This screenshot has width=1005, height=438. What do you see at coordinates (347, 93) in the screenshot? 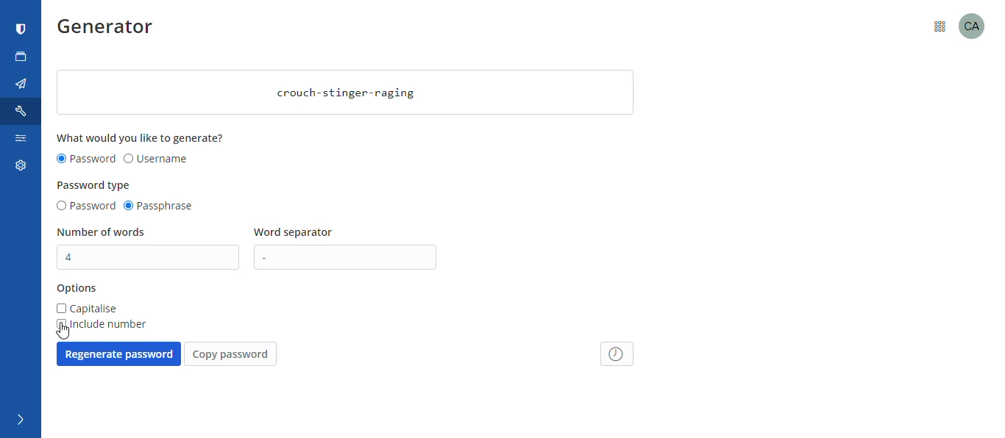
I see `crouch-stinger-raging` at bounding box center [347, 93].